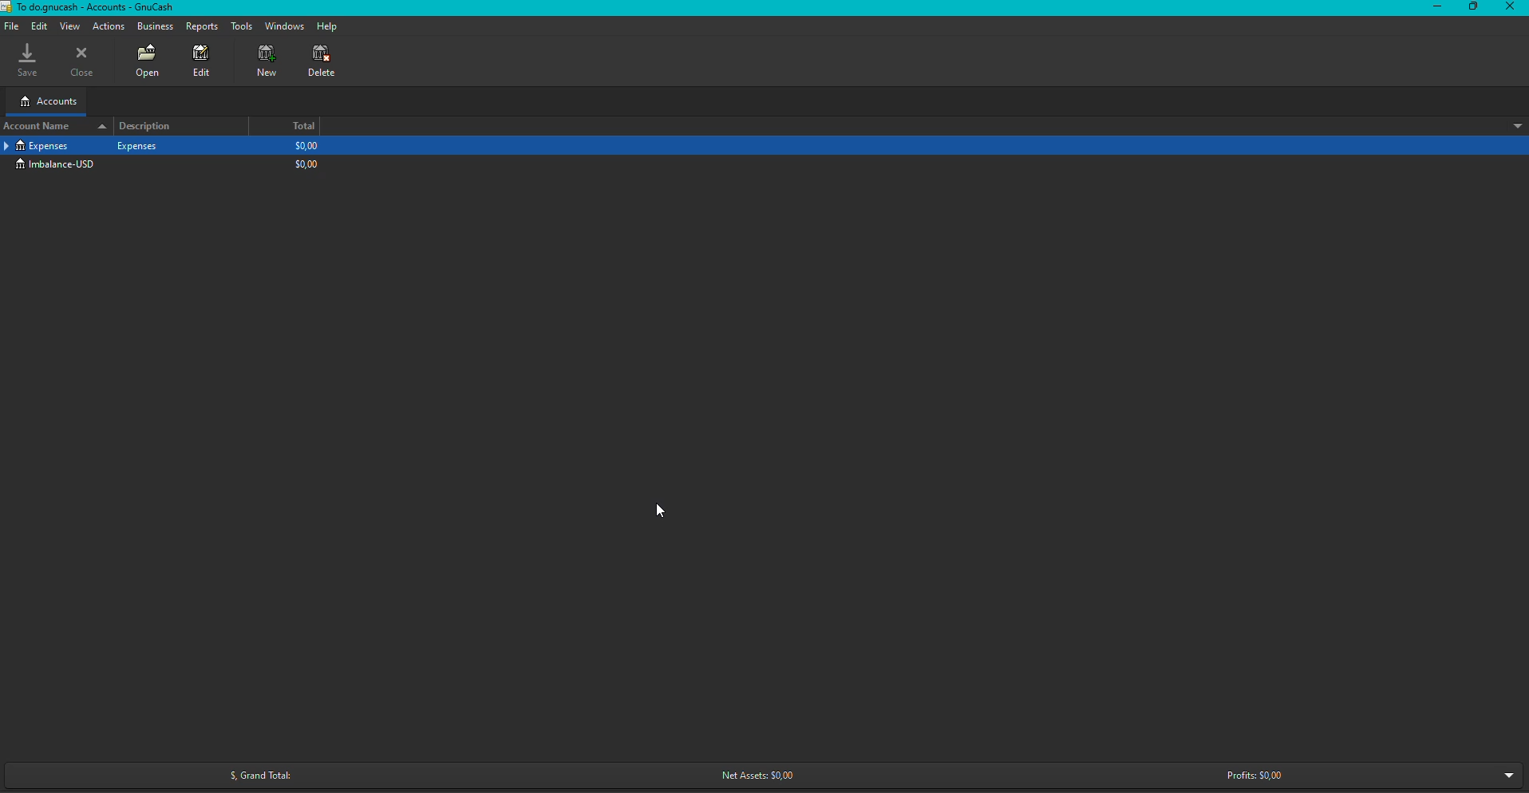 The image size is (1529, 793). What do you see at coordinates (306, 156) in the screenshot?
I see `$0` at bounding box center [306, 156].